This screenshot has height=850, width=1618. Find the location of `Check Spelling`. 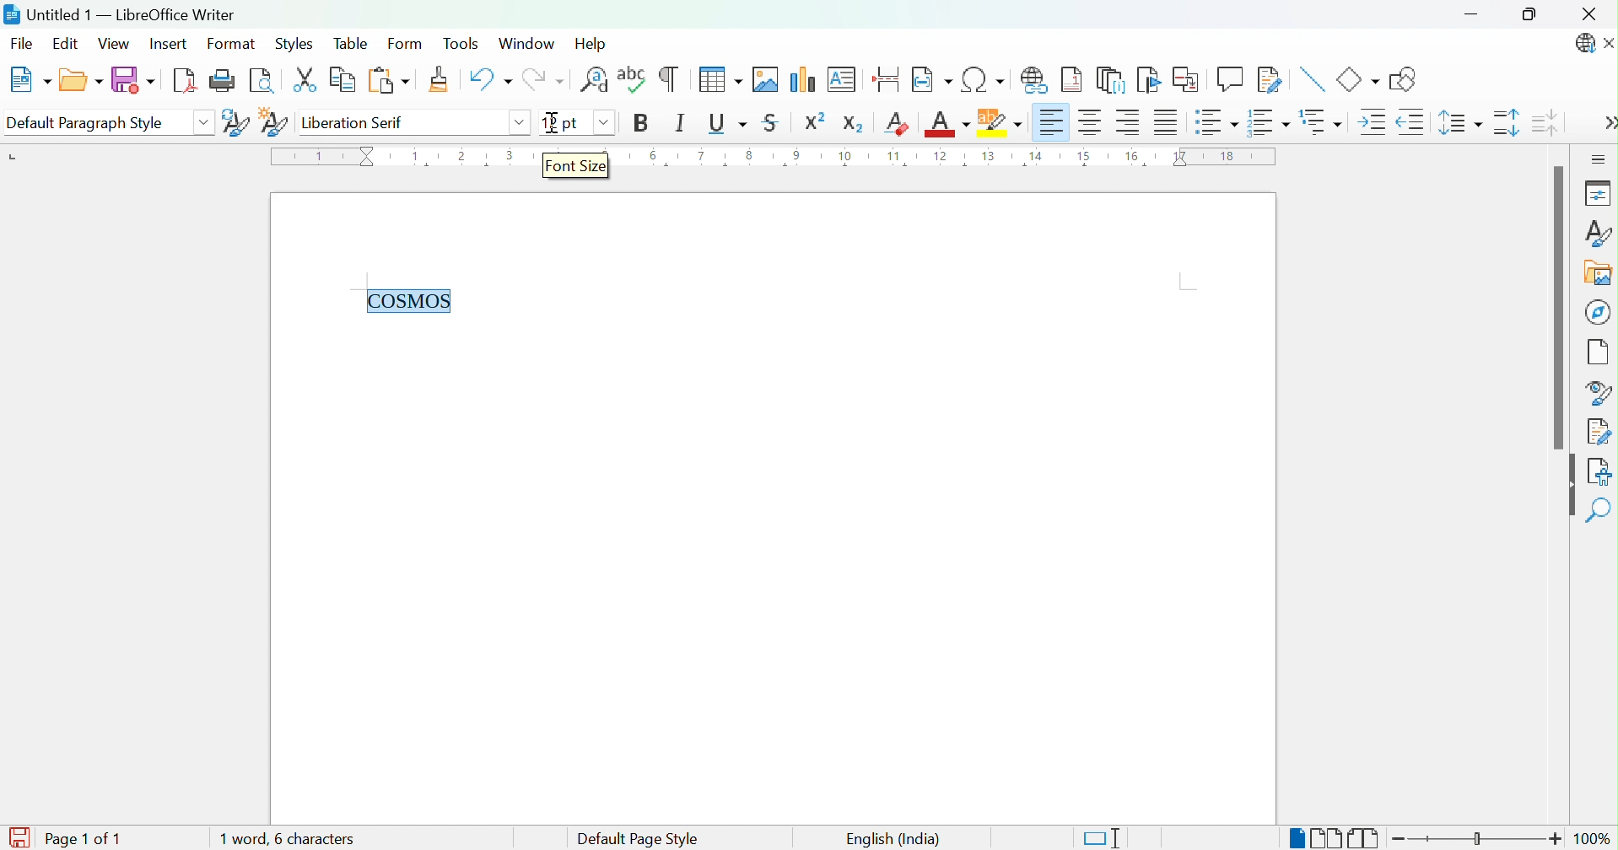

Check Spelling is located at coordinates (633, 78).